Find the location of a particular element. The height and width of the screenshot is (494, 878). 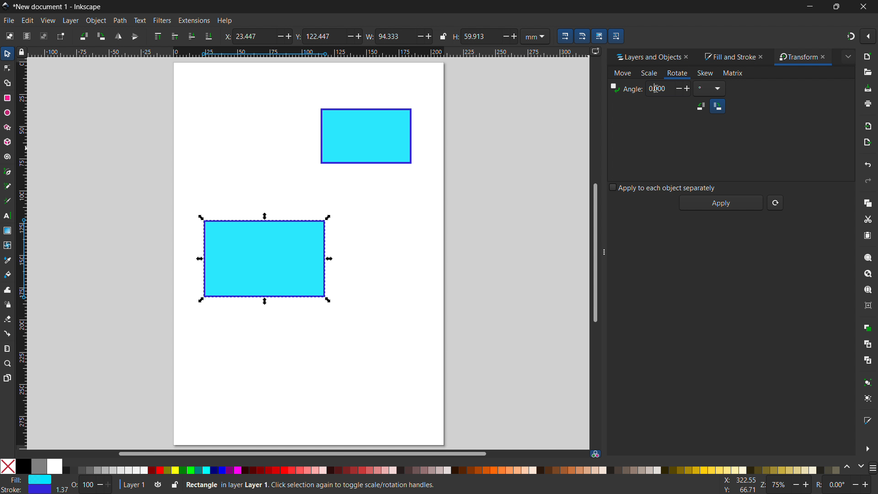

counterclockwise is located at coordinates (701, 106).